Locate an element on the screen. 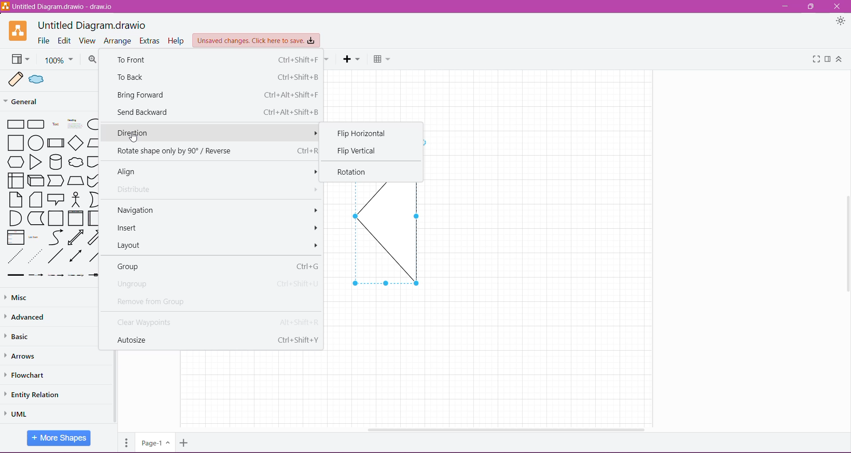 The width and height of the screenshot is (851, 453). Format is located at coordinates (828, 59).